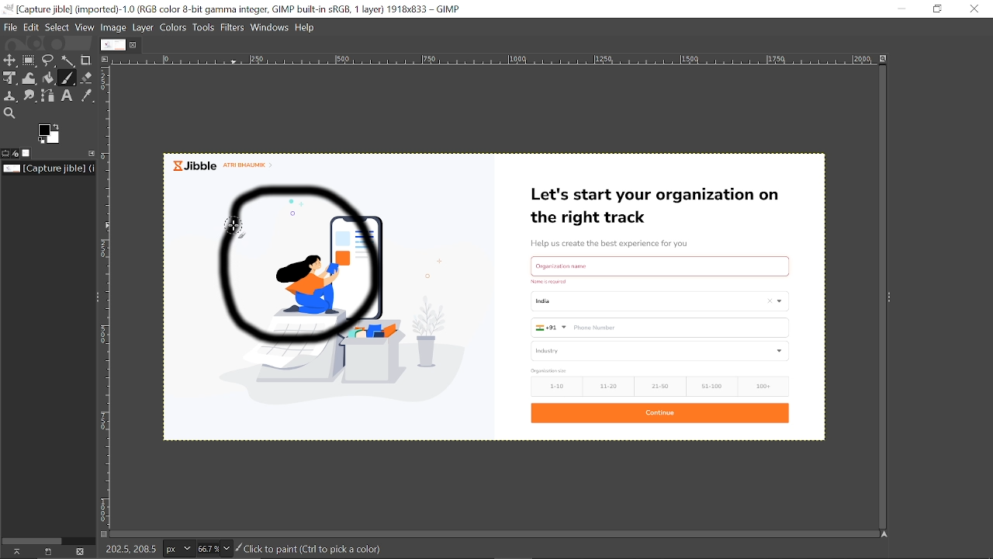  Describe the element at coordinates (67, 78) in the screenshot. I see `paintbrush tool` at that location.